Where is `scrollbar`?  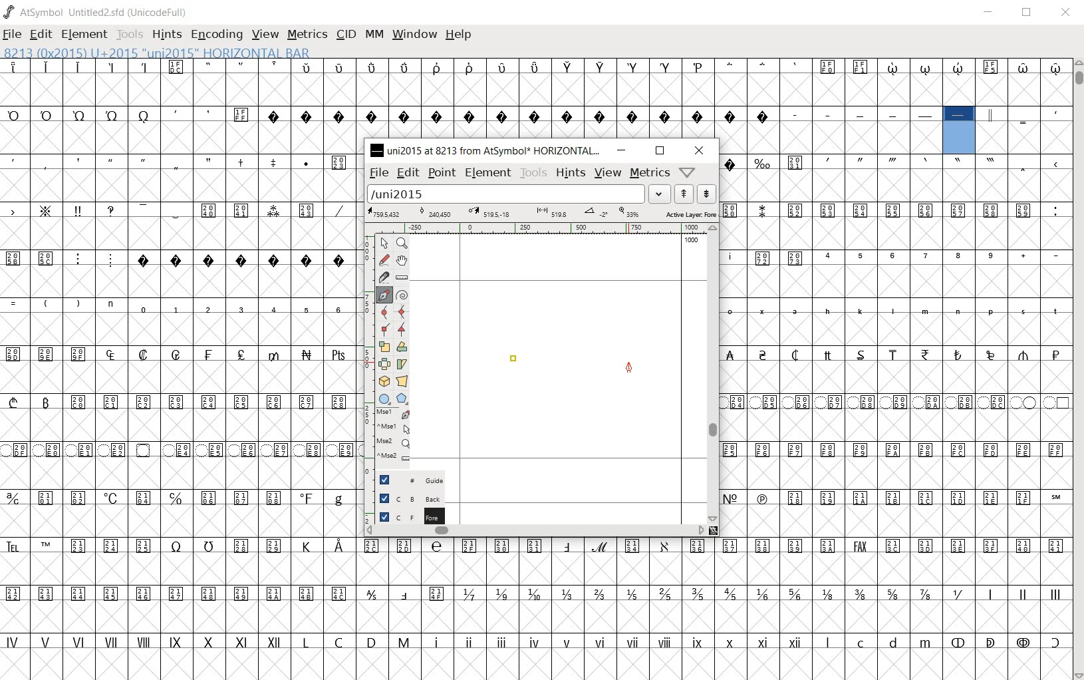 scrollbar is located at coordinates (535, 532).